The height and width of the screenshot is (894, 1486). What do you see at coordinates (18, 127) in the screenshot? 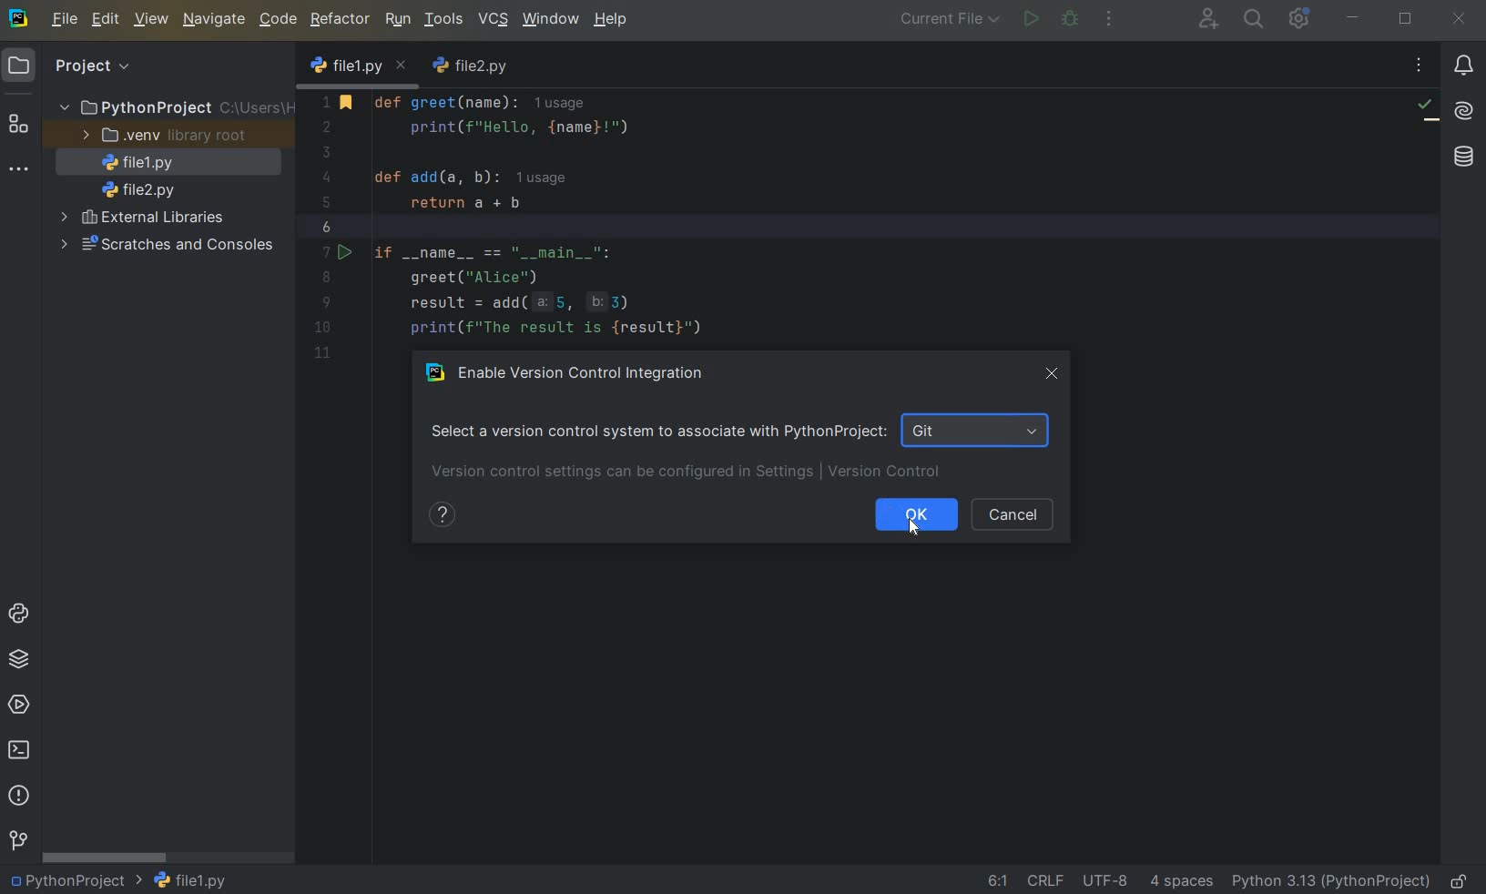
I see `structure` at bounding box center [18, 127].